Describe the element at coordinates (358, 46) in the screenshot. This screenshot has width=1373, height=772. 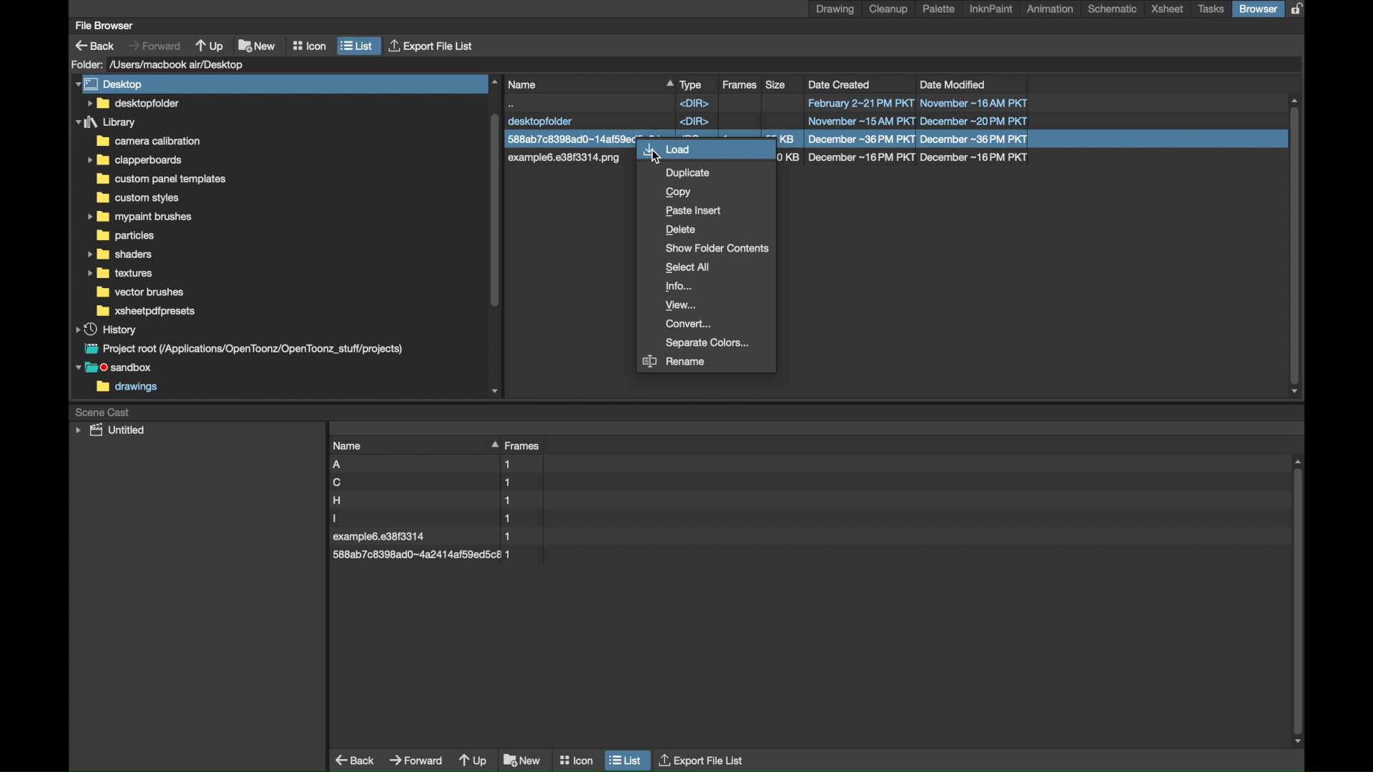
I see `list` at that location.